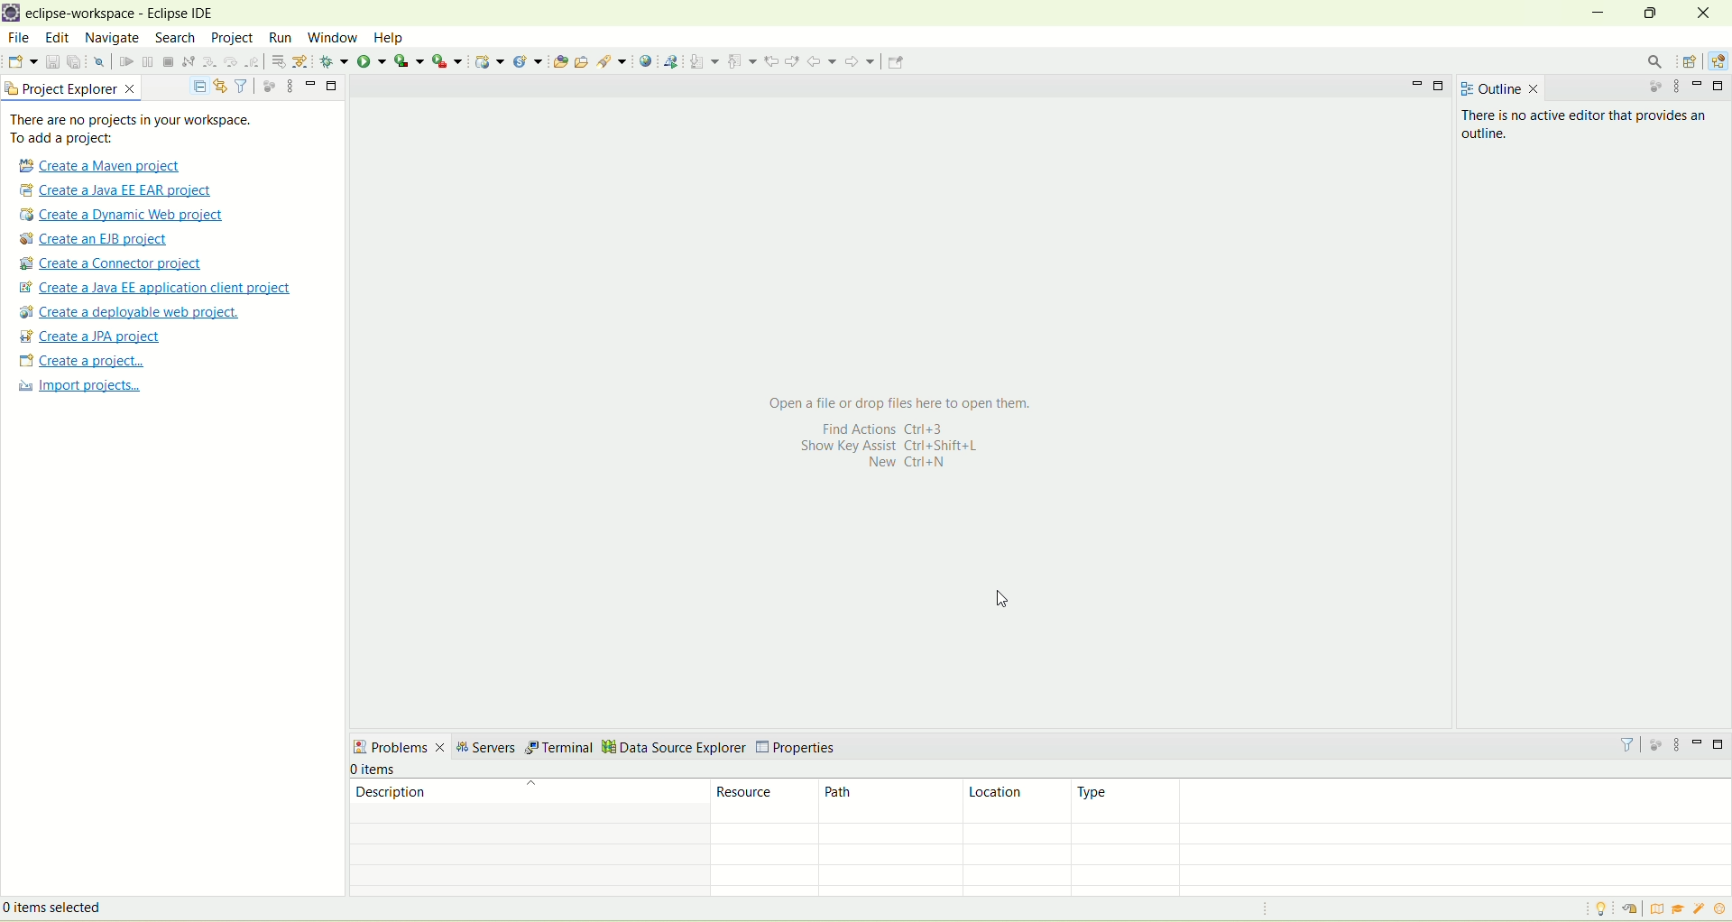  I want to click on create a project, so click(79, 361).